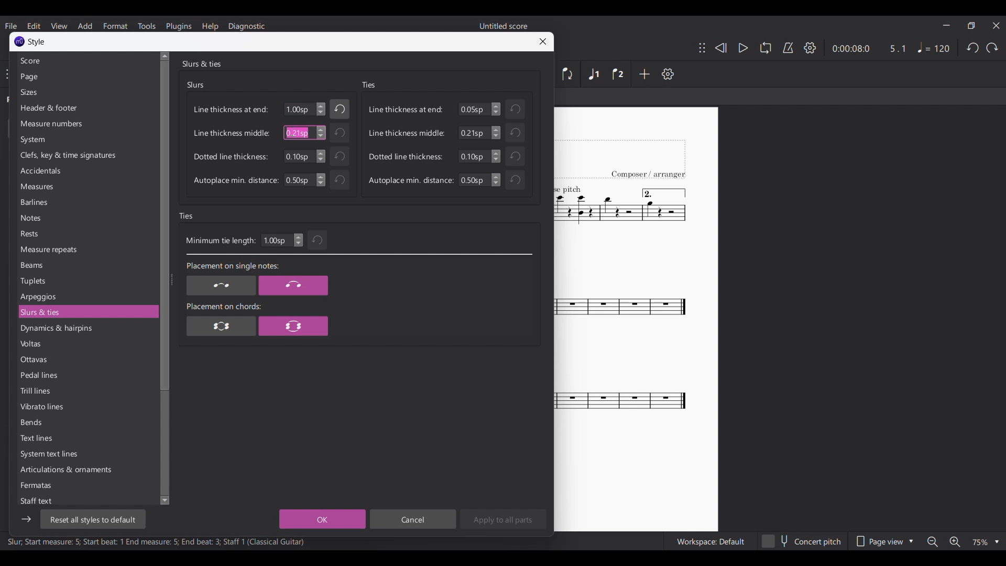 This screenshot has height=566, width=1006. I want to click on Help menu, so click(210, 26).